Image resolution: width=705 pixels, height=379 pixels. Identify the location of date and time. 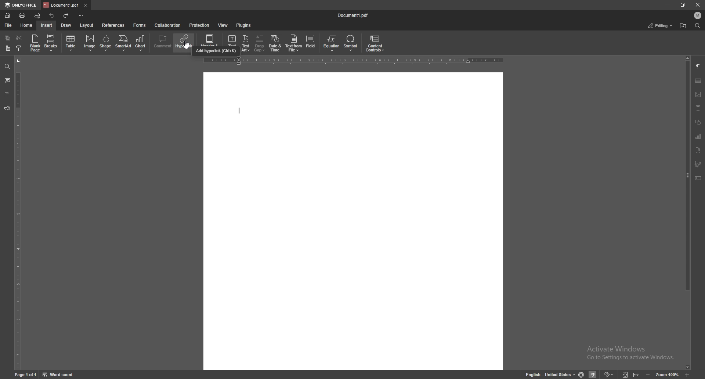
(275, 43).